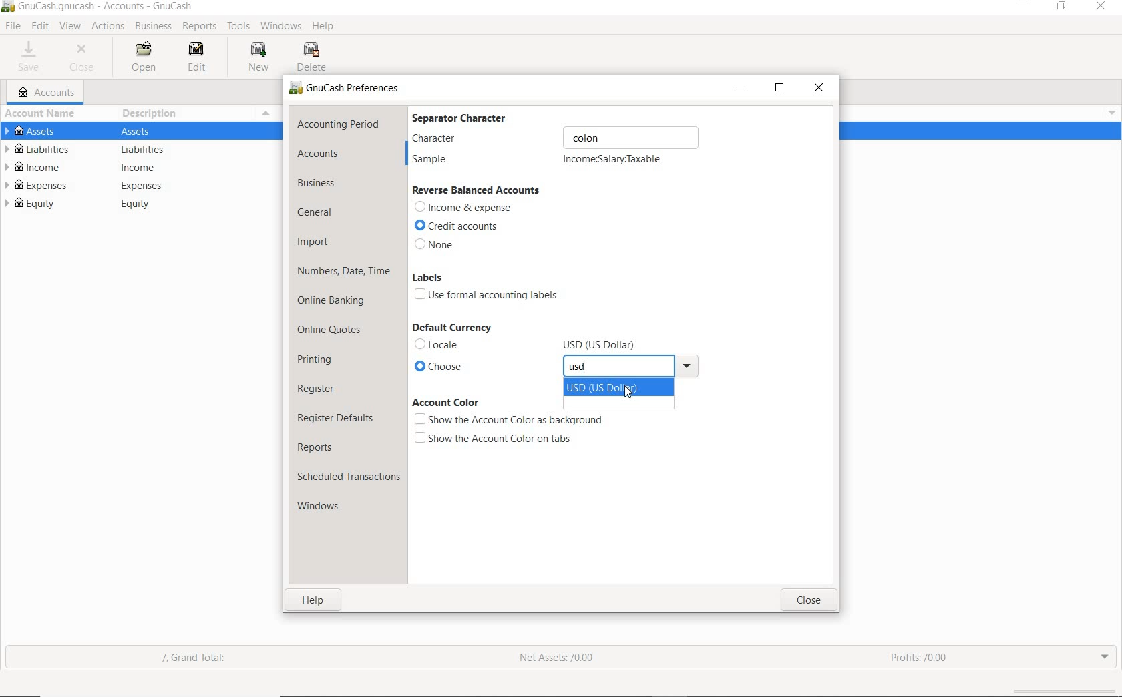 This screenshot has width=1122, height=697. I want to click on labels, so click(427, 277).